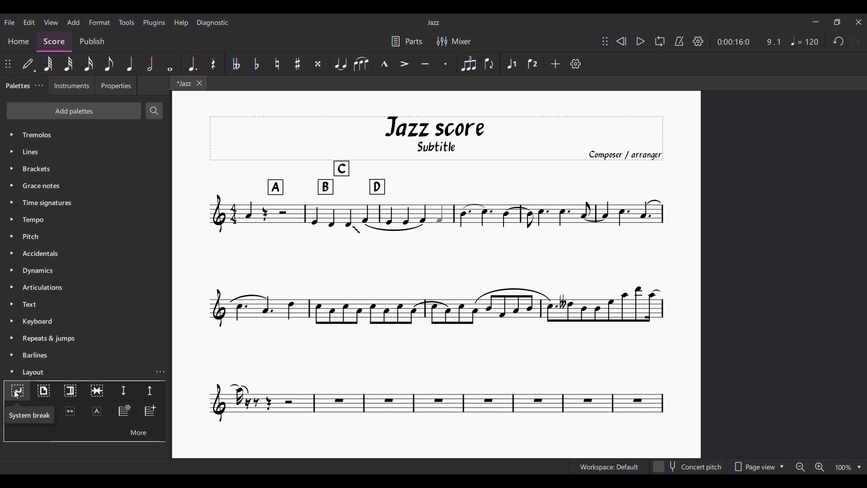 This screenshot has width=867, height=488. I want to click on Voice 2, so click(532, 64).